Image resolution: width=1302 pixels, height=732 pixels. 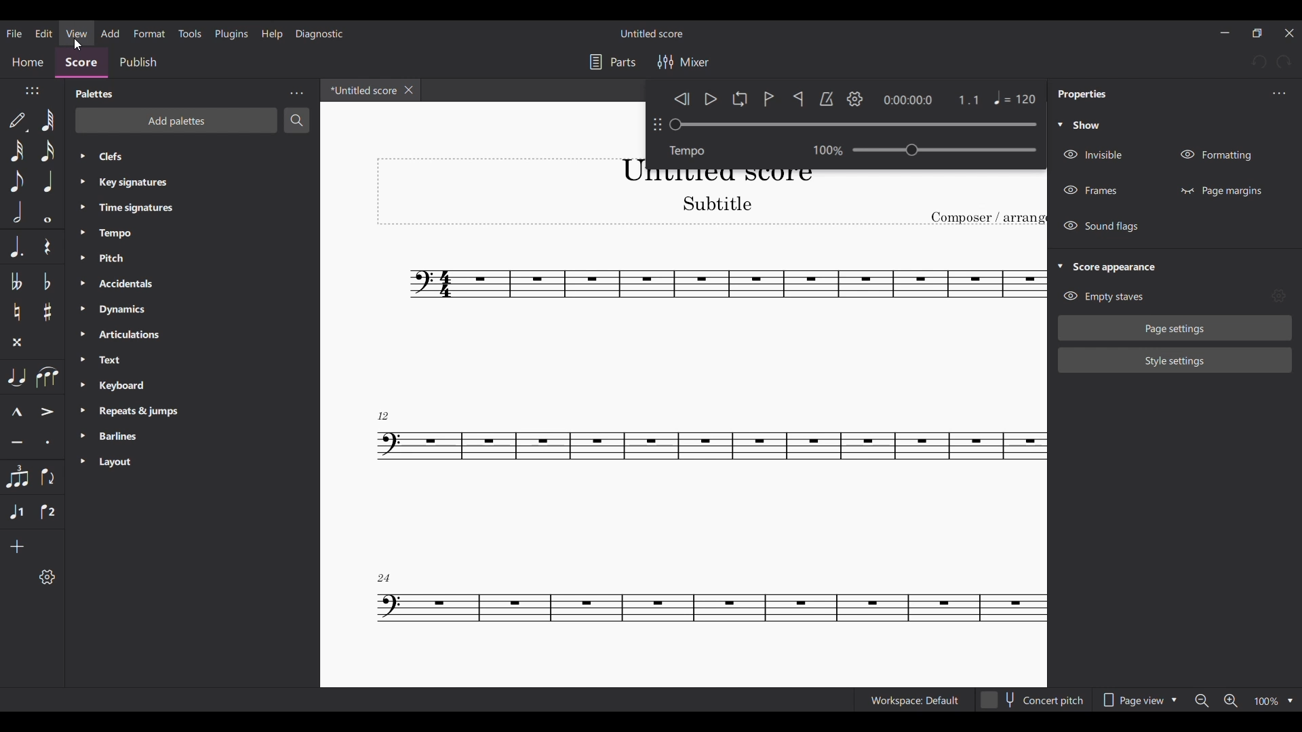 What do you see at coordinates (1289, 33) in the screenshot?
I see `Close interface` at bounding box center [1289, 33].